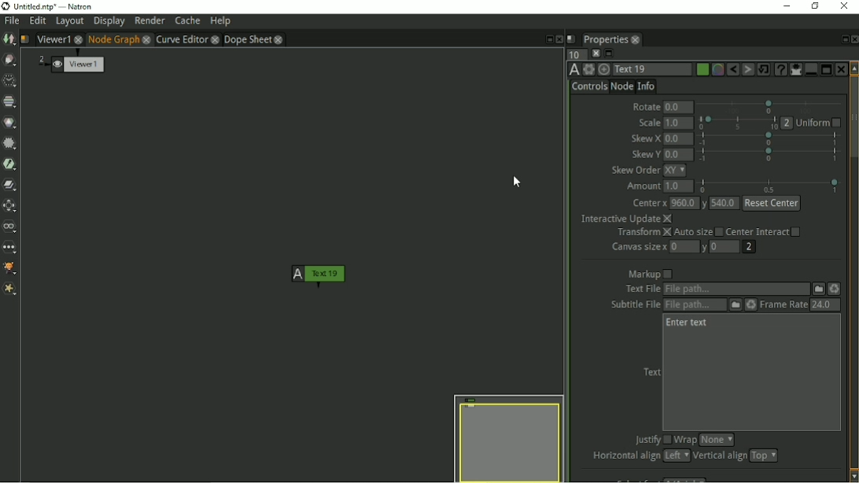  I want to click on selection bar, so click(771, 185).